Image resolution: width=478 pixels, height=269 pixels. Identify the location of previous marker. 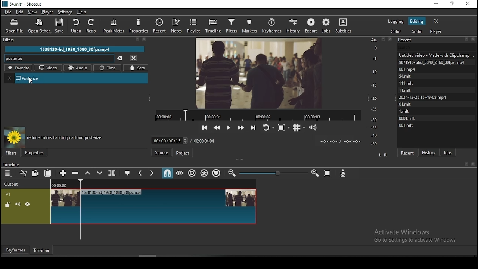
(140, 173).